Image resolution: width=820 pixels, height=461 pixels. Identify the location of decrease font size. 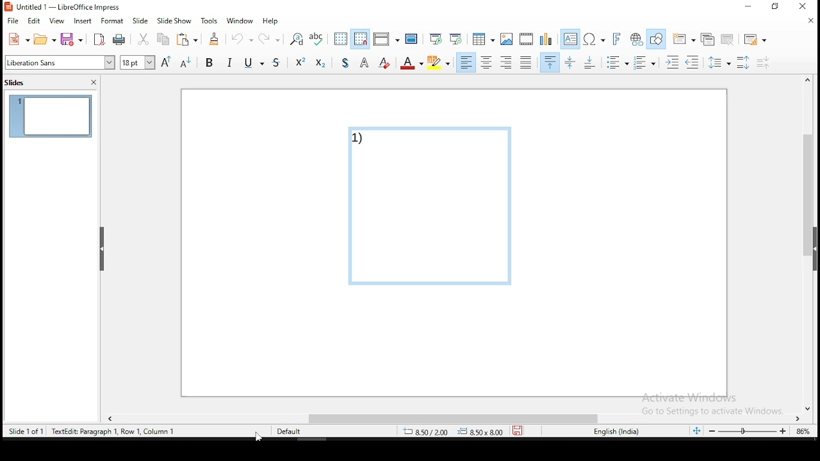
(186, 63).